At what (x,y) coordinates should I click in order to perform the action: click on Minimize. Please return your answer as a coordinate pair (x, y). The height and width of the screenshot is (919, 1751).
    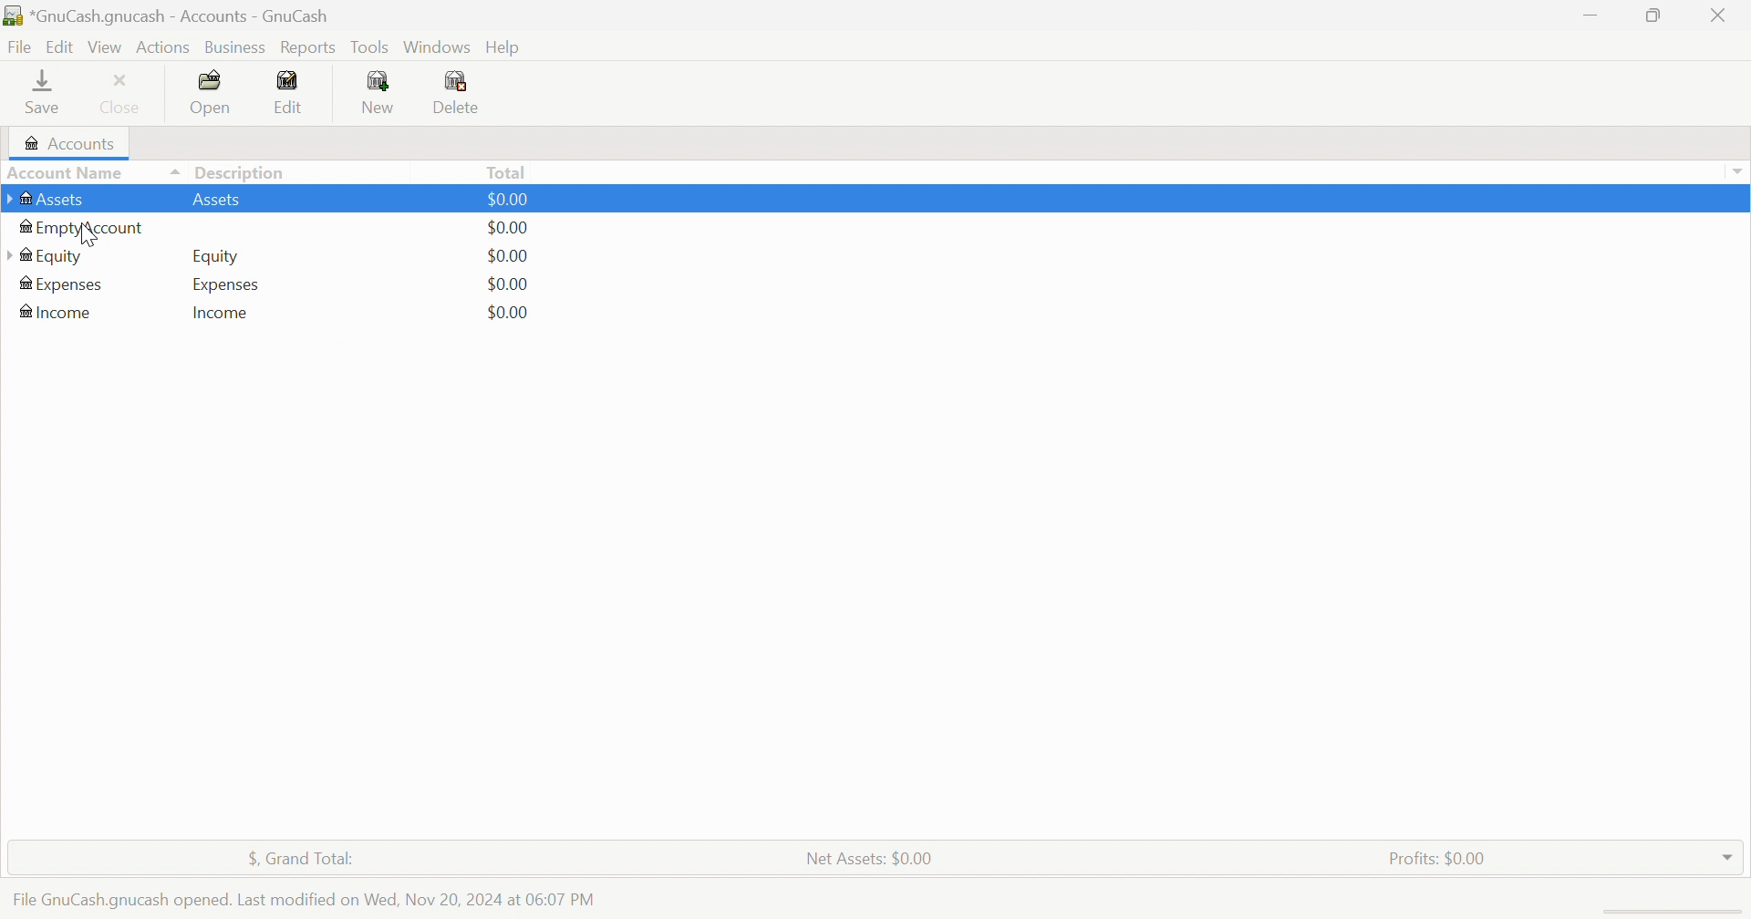
    Looking at the image, I should click on (1591, 19).